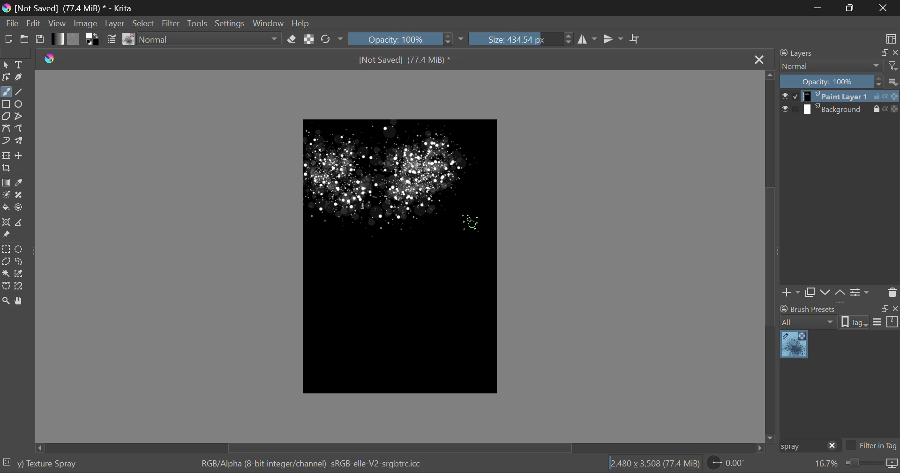 This screenshot has height=473, width=900. What do you see at coordinates (790, 110) in the screenshot?
I see `checkbox` at bounding box center [790, 110].